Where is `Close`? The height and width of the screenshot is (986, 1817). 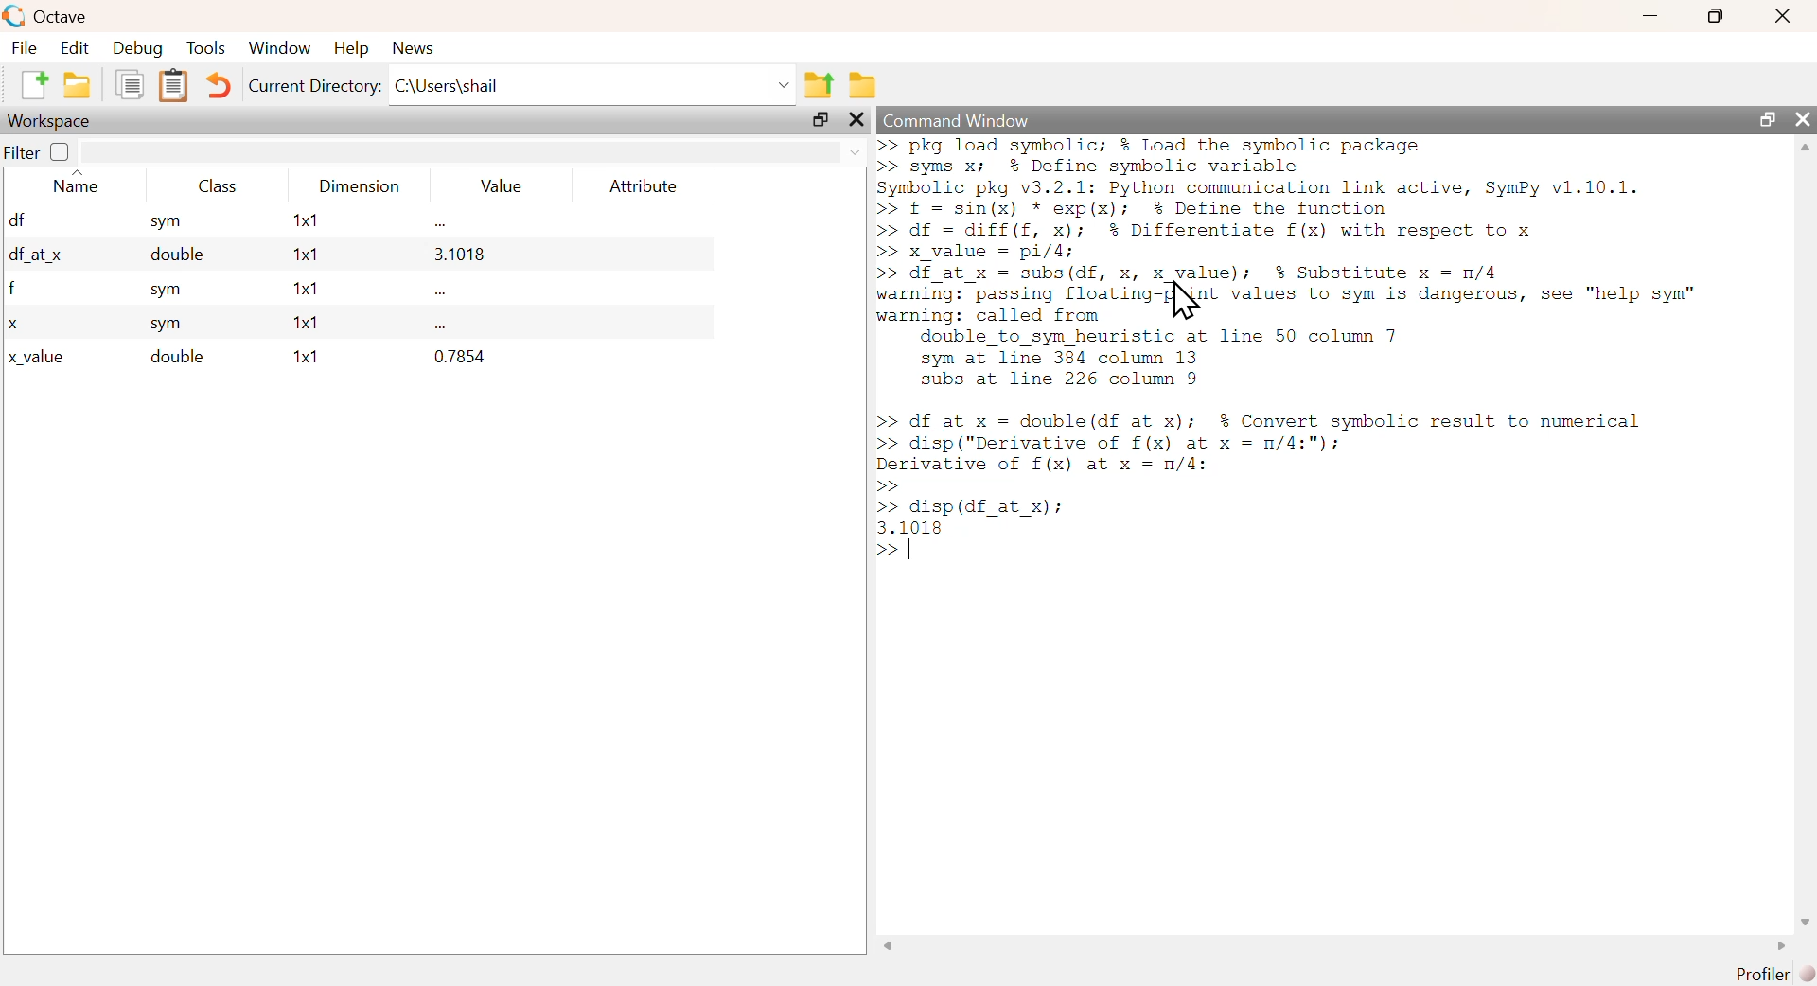 Close is located at coordinates (1782, 16).